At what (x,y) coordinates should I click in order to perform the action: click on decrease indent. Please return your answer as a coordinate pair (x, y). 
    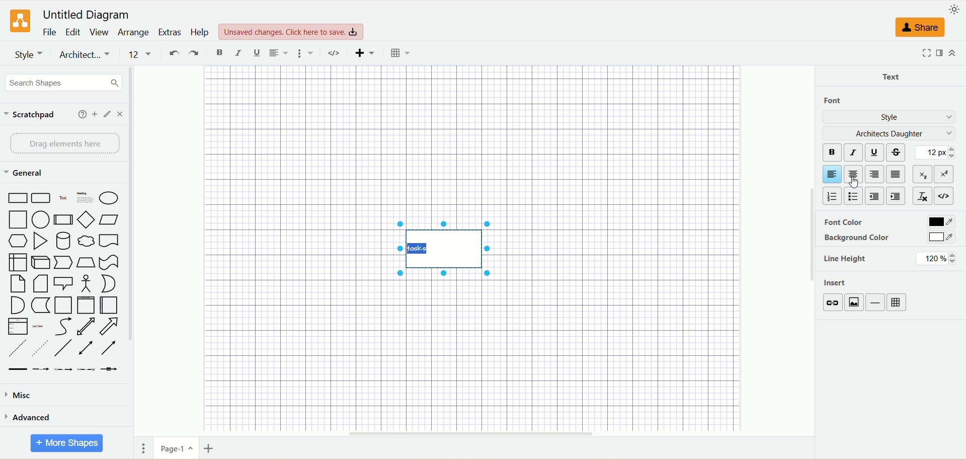
    Looking at the image, I should click on (875, 196).